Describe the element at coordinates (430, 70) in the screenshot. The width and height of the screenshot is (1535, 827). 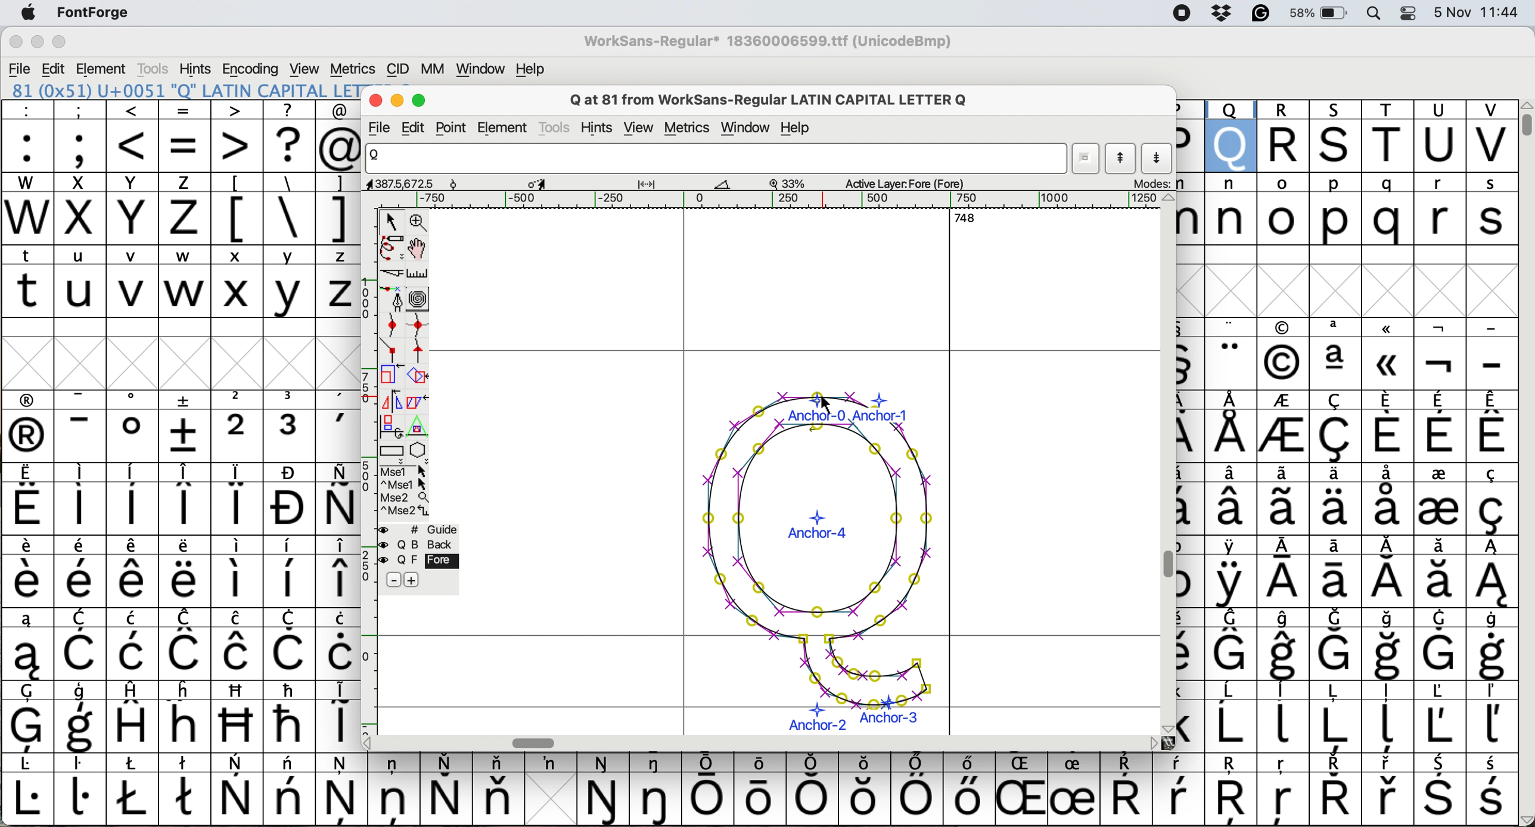
I see `mm` at that location.